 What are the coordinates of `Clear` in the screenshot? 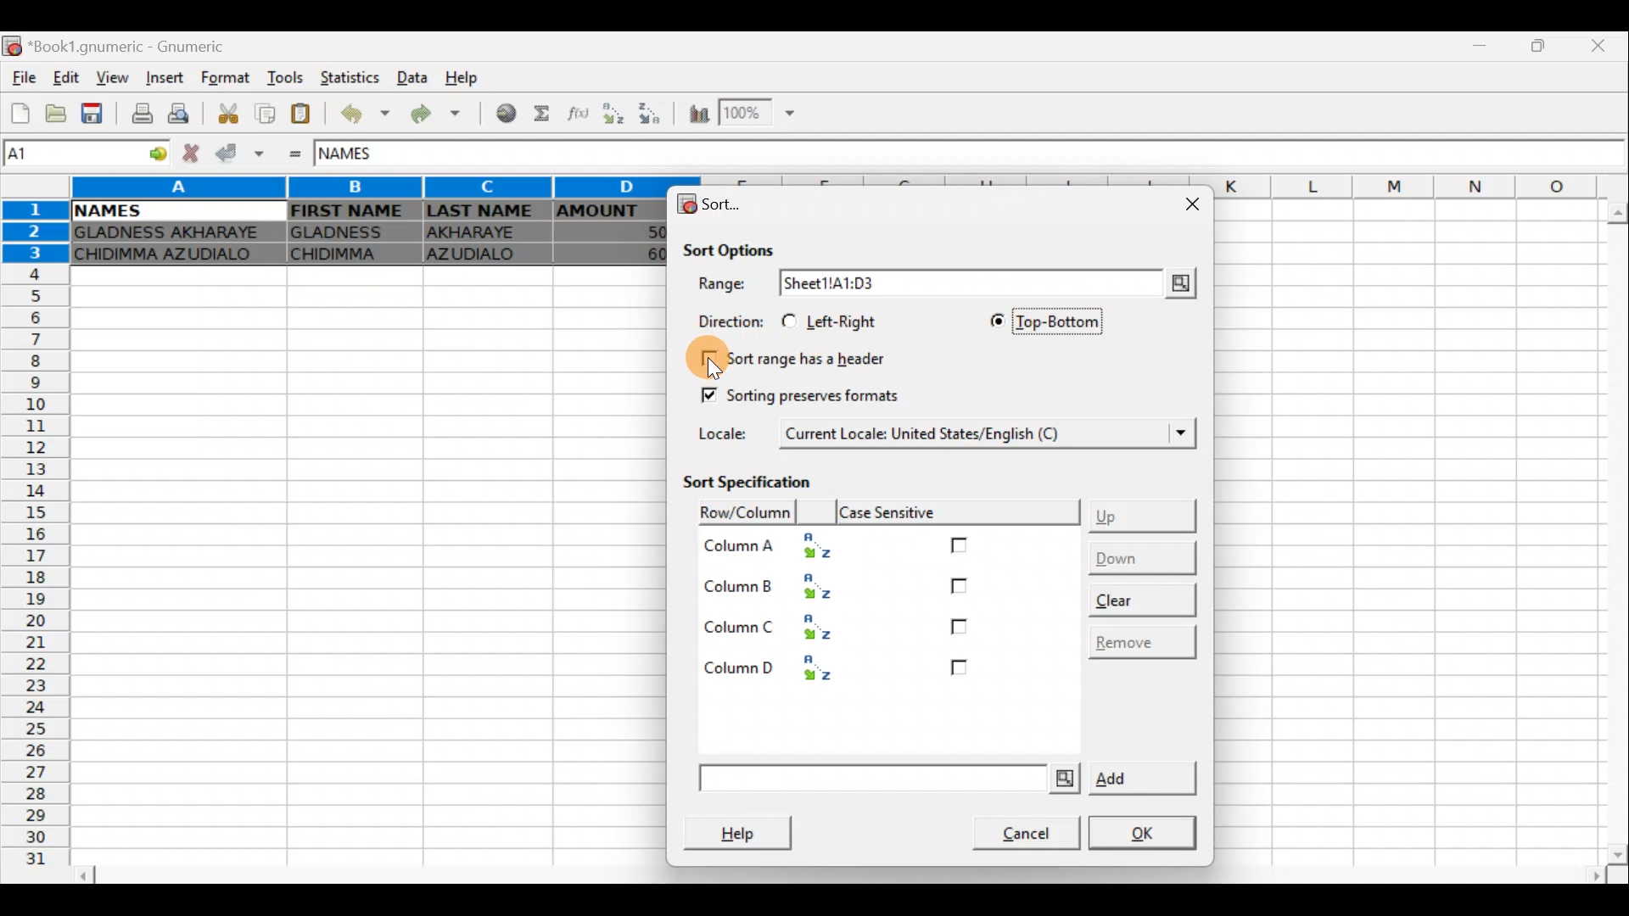 It's located at (1140, 595).